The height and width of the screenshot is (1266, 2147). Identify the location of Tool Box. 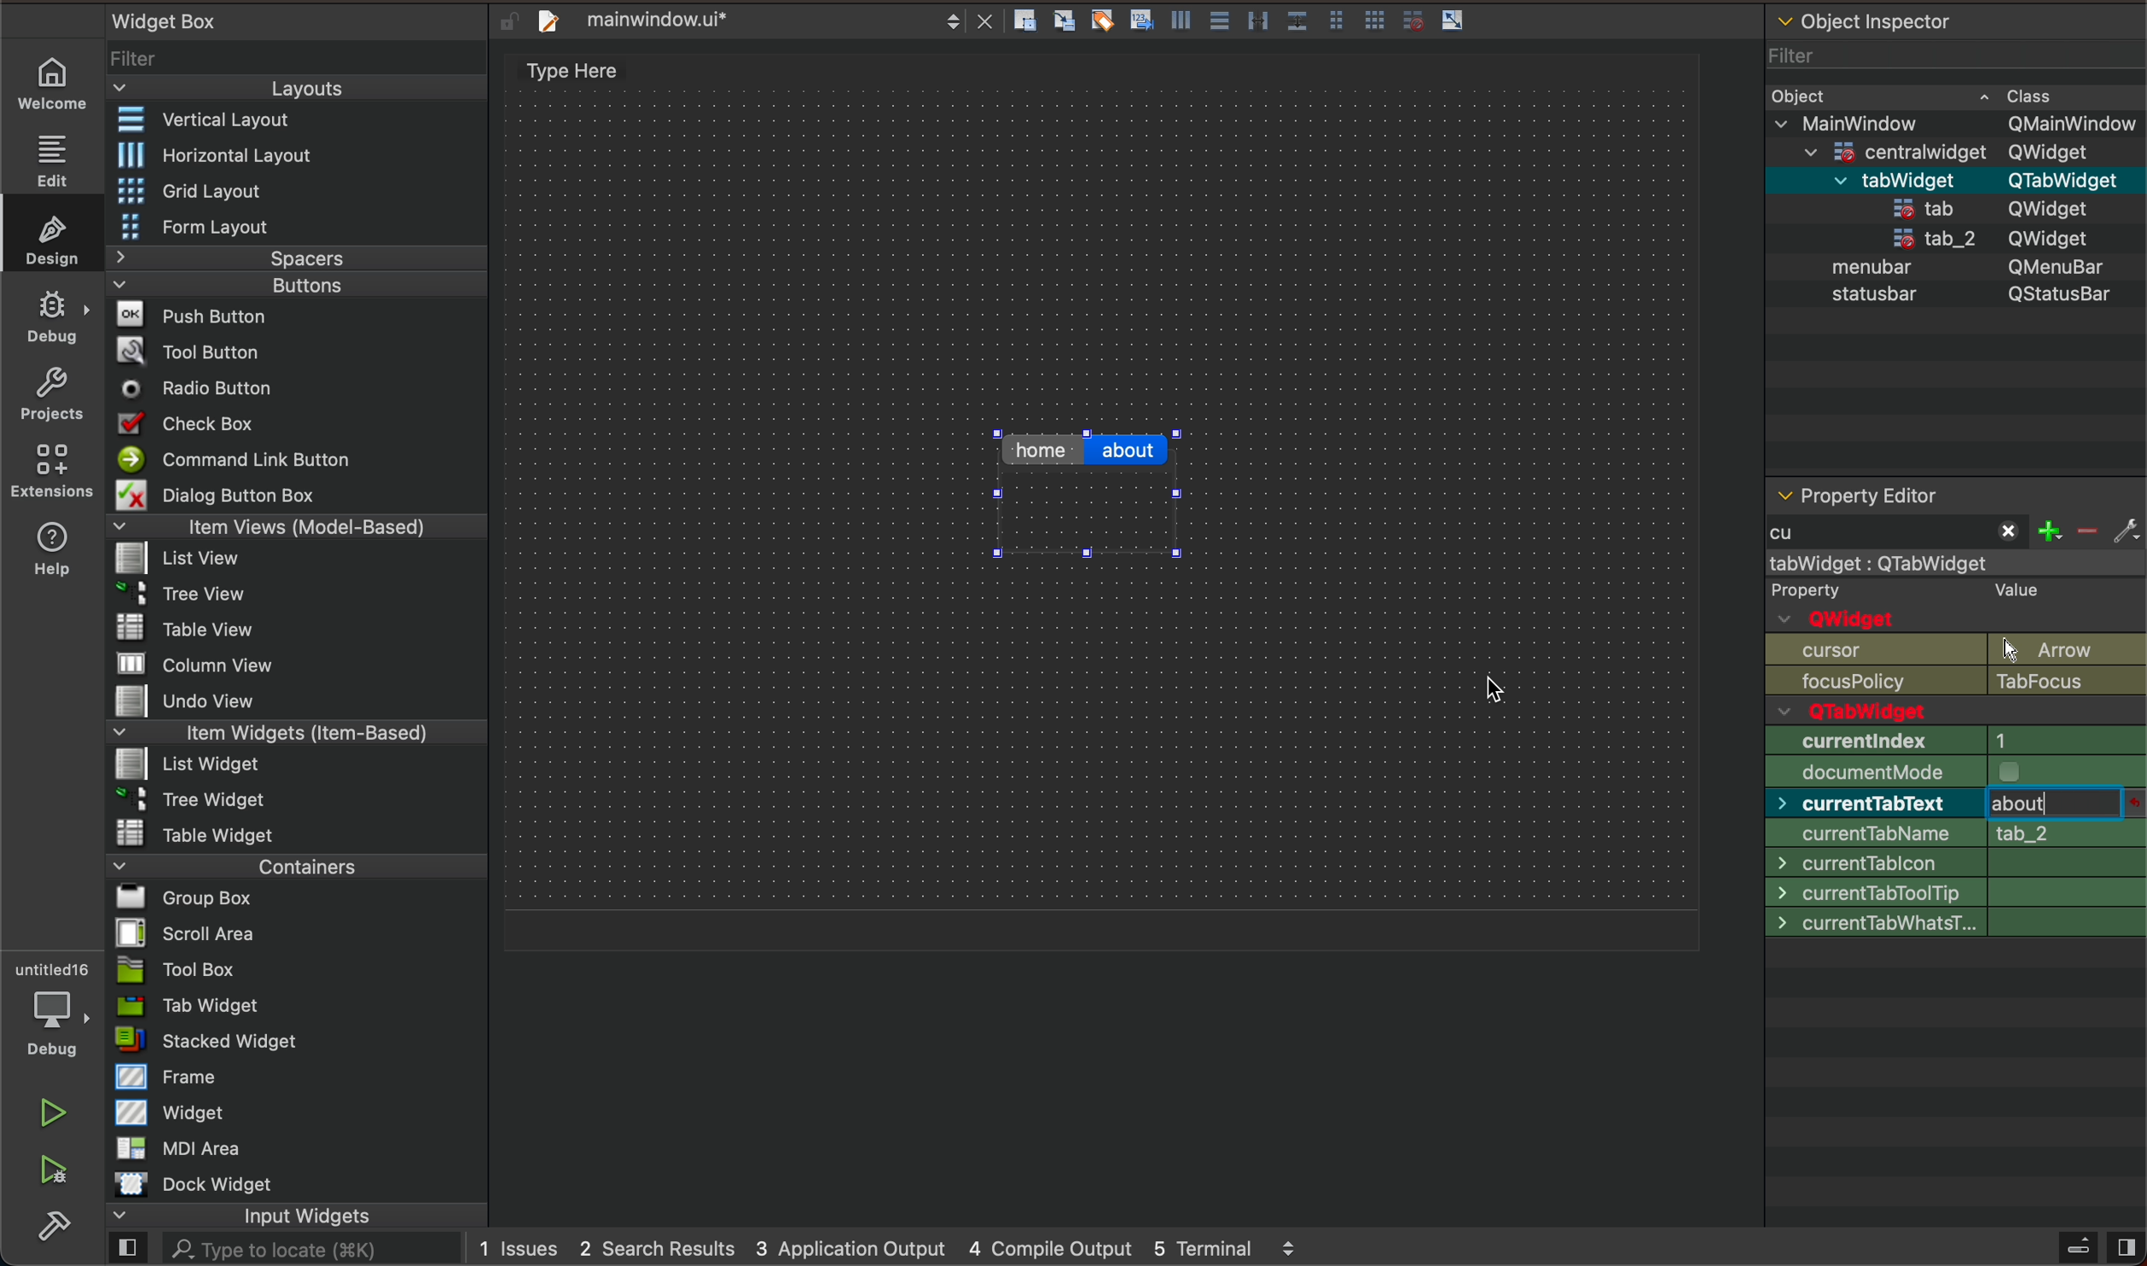
(202, 967).